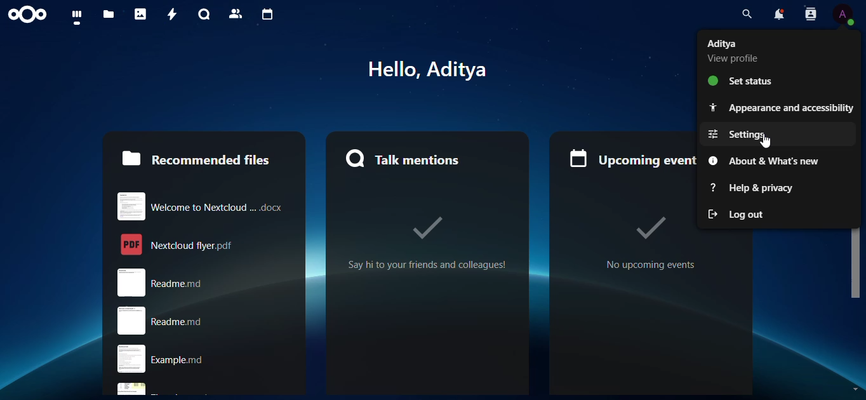 This screenshot has width=866, height=400. Describe the element at coordinates (755, 188) in the screenshot. I see `help` at that location.